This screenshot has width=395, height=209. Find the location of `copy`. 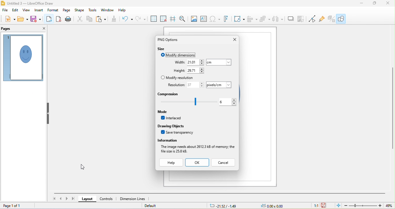

copy is located at coordinates (89, 19).